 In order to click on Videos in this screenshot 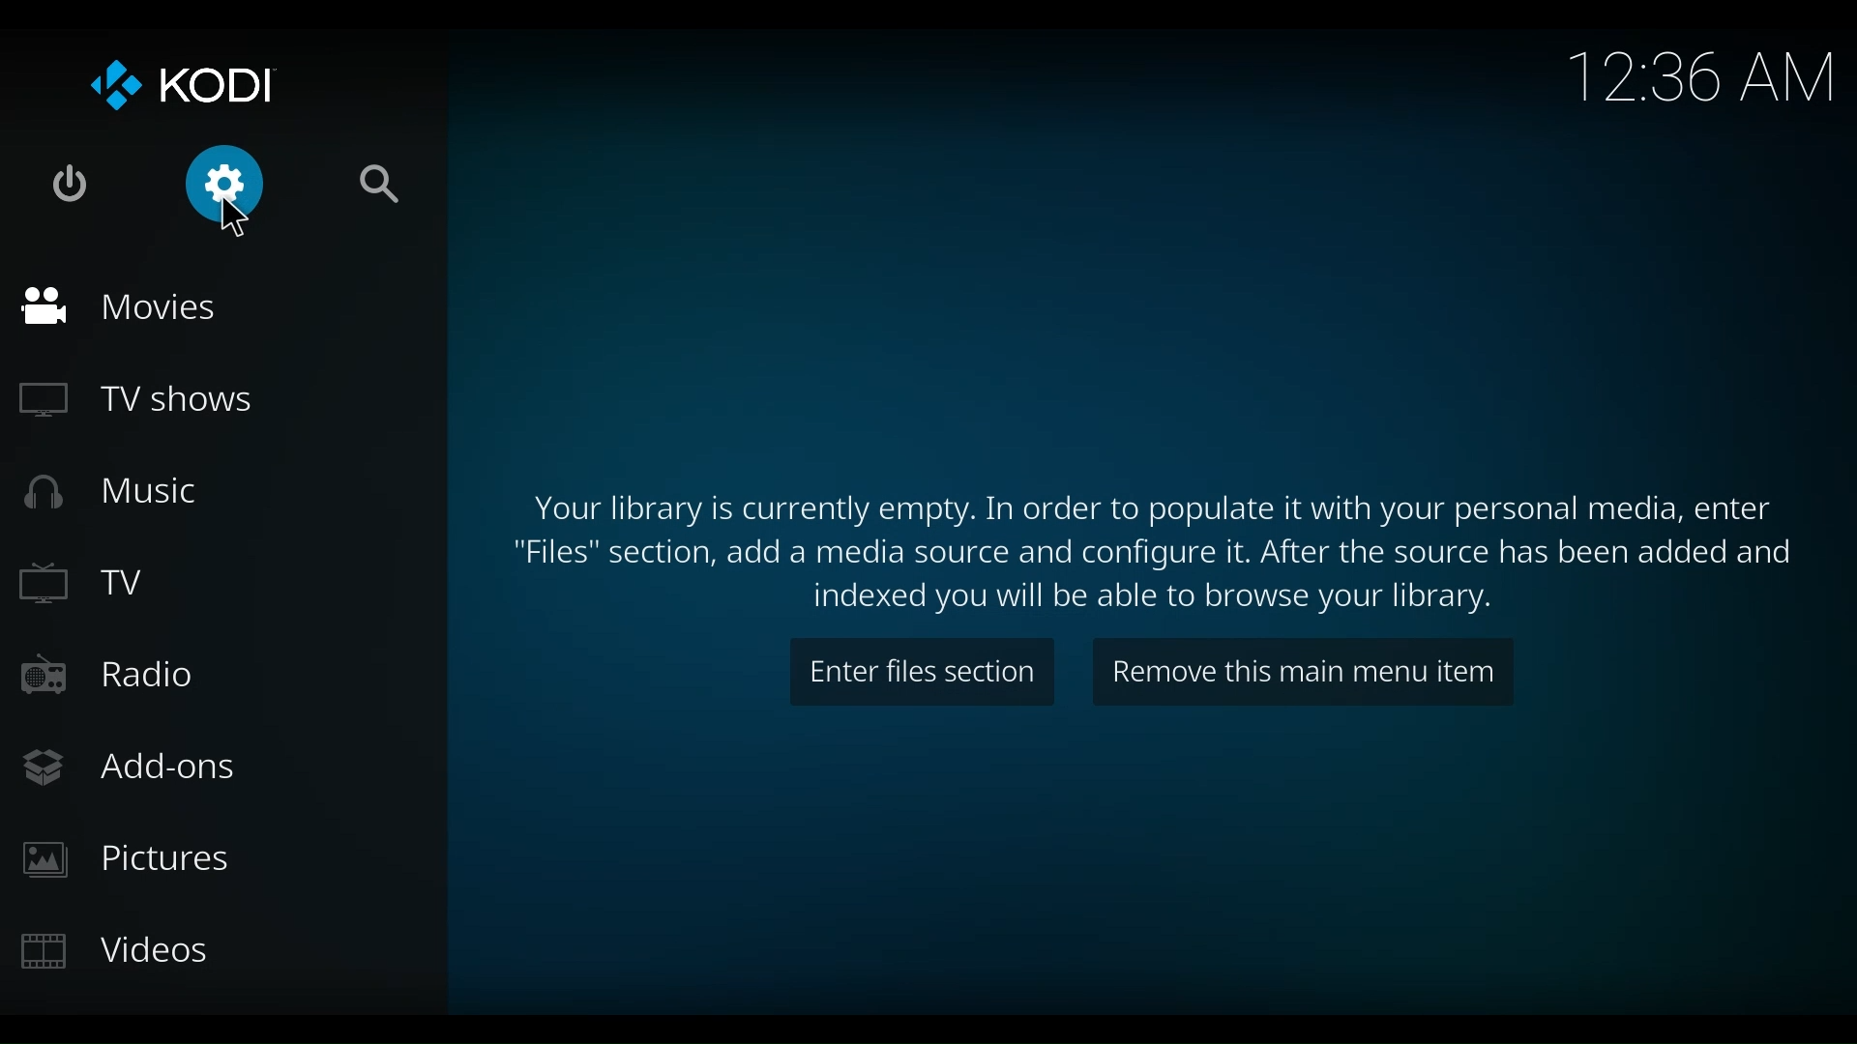, I will do `click(112, 949)`.